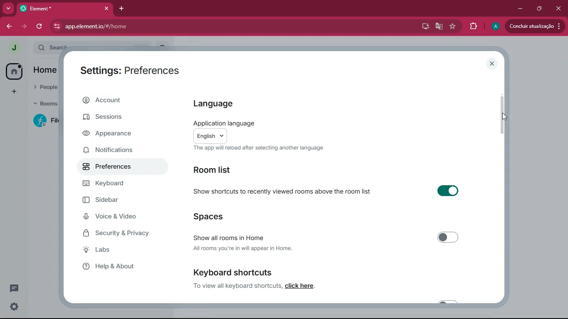 The image size is (568, 319). Describe the element at coordinates (235, 285) in the screenshot. I see `To view all keyboard shortcuts` at that location.